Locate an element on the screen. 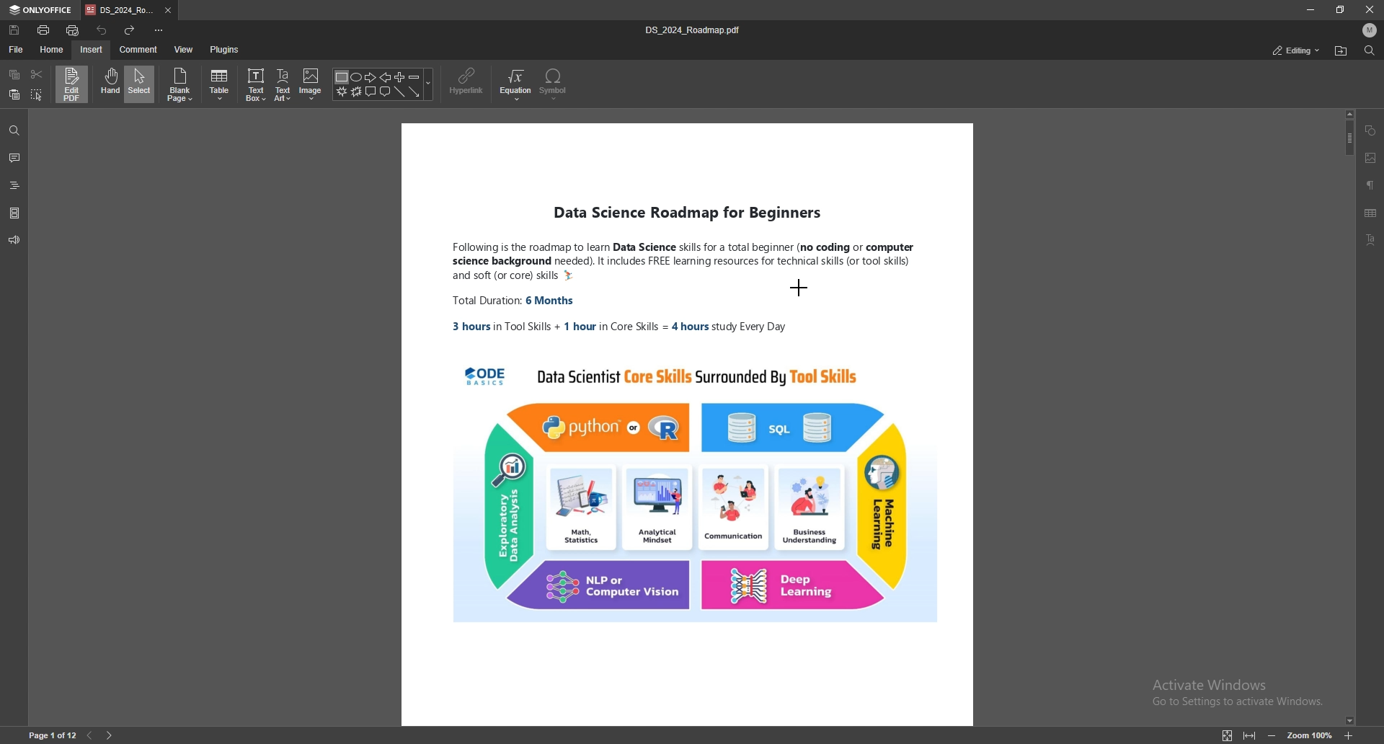 The image size is (1384, 744). text art is located at coordinates (1375, 239).